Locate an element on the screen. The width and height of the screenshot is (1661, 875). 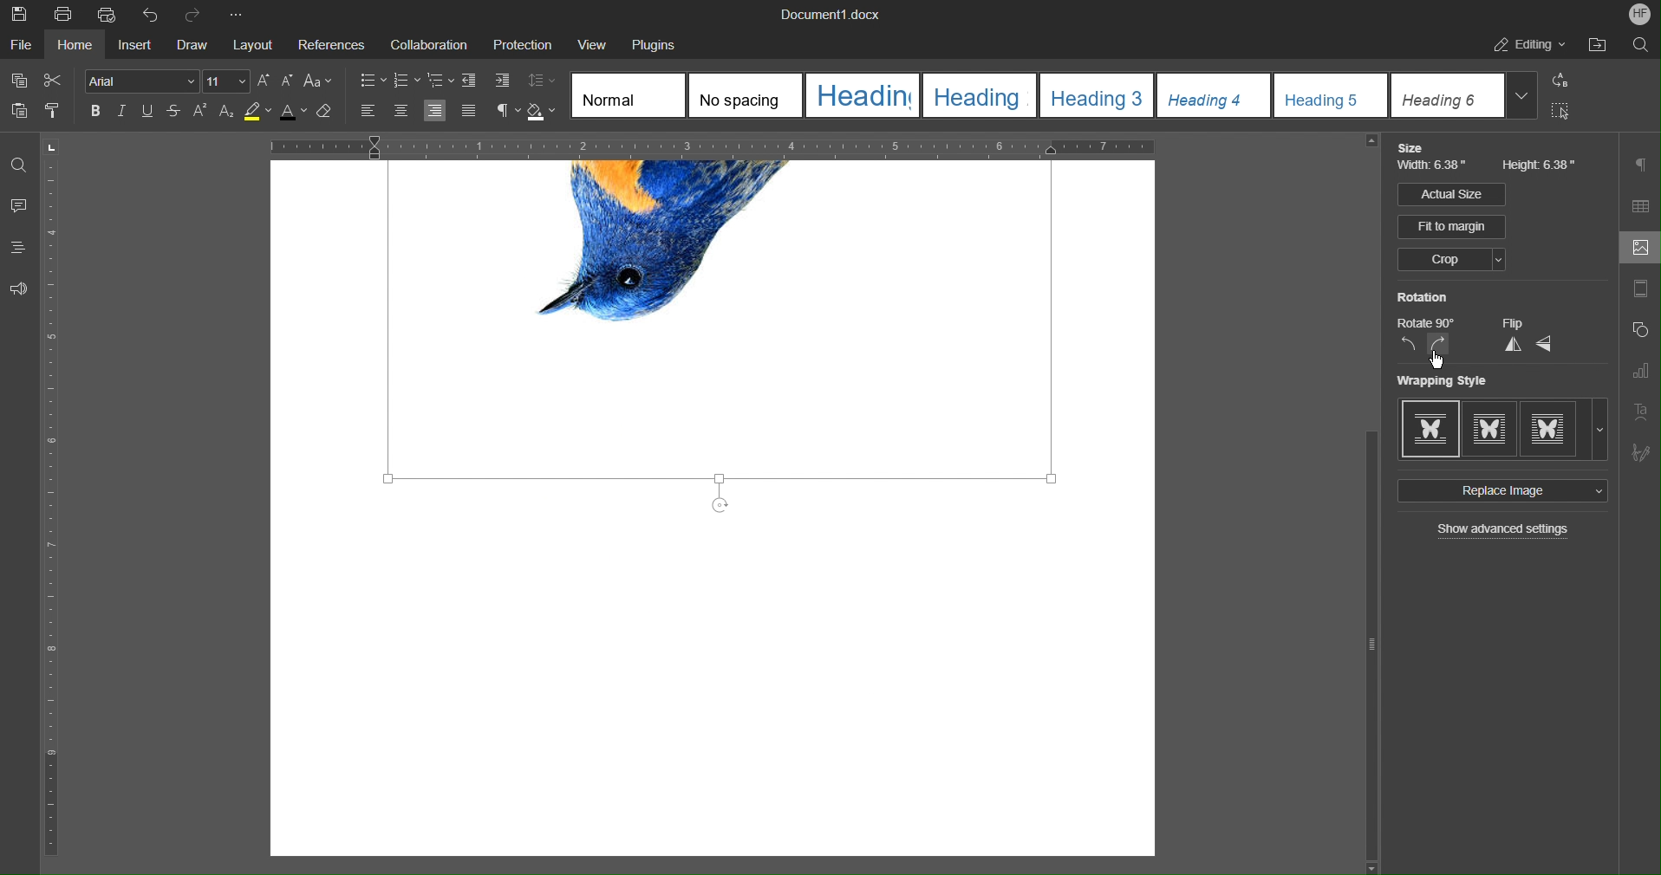
margins settings is located at coordinates (1639, 290).